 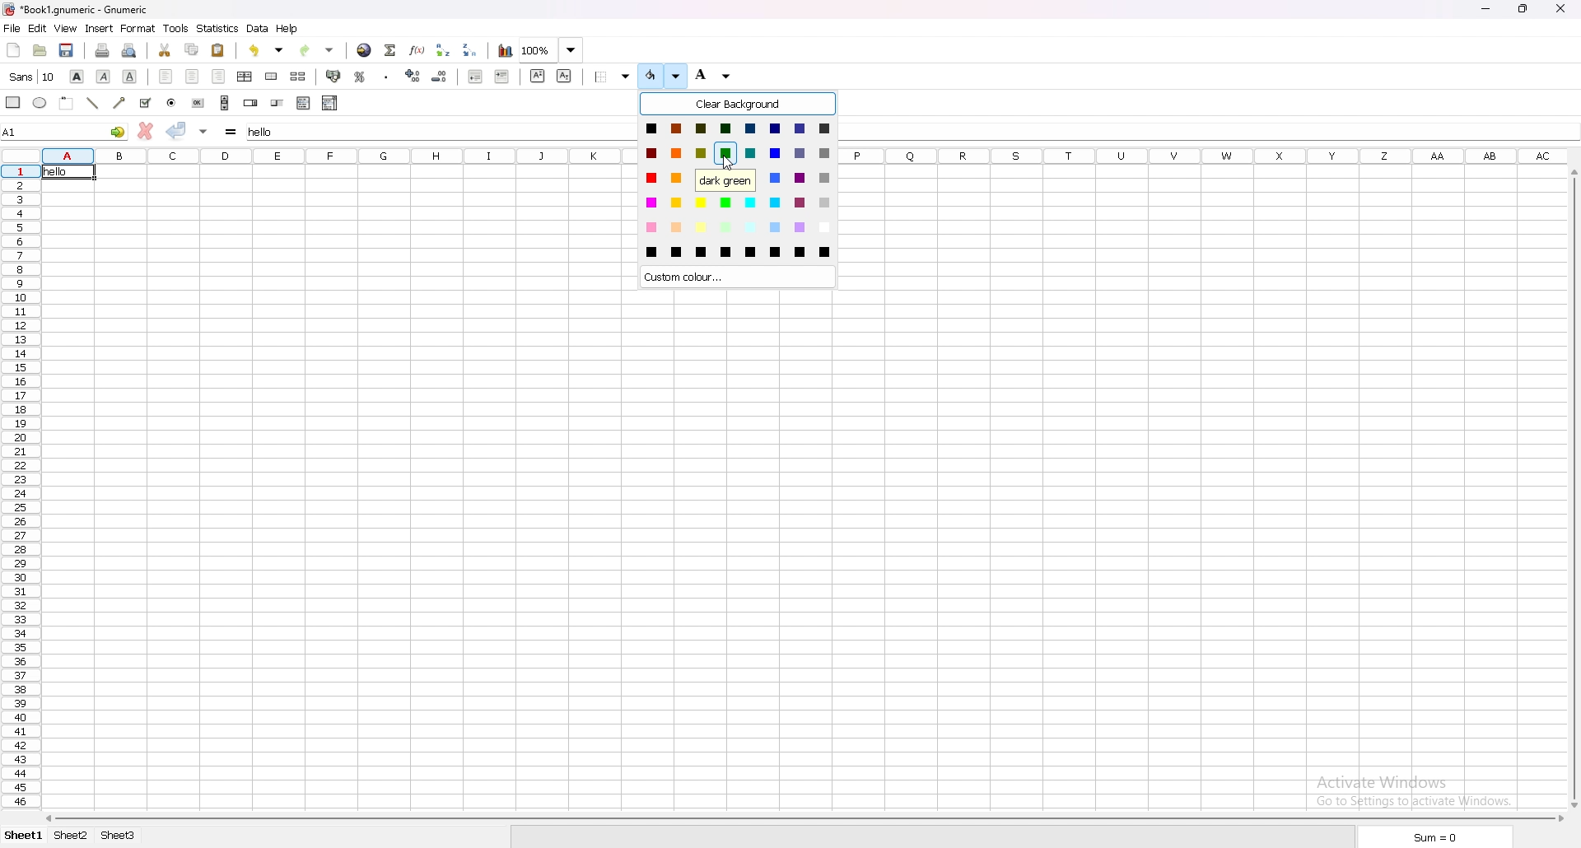 What do you see at coordinates (443, 130) in the screenshot?
I see `cell input` at bounding box center [443, 130].